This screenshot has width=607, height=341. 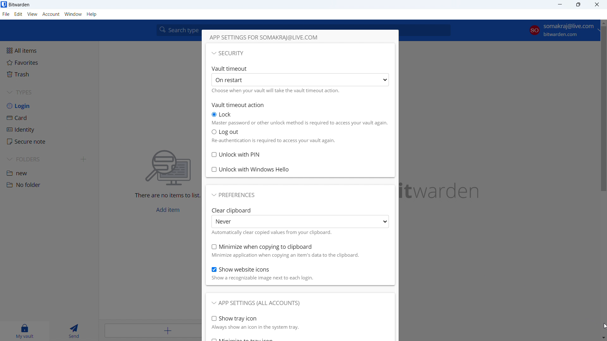 I want to click on Vault timeout, so click(x=230, y=69).